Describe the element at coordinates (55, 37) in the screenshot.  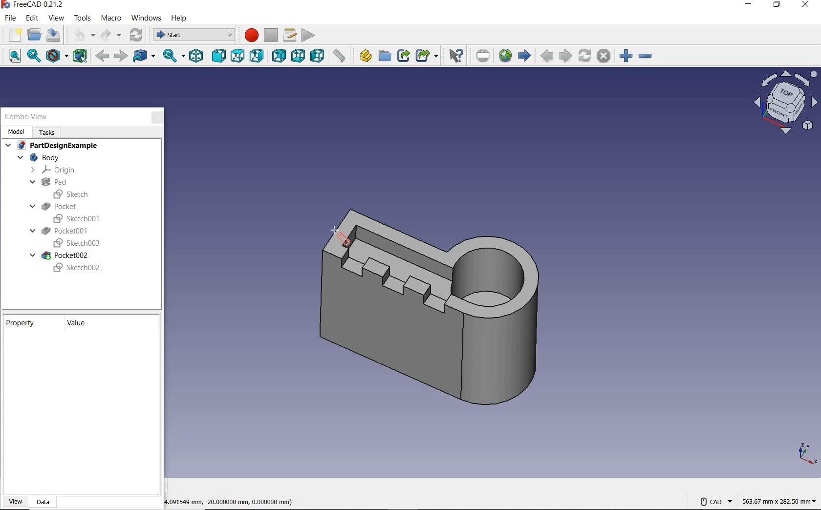
I see `save` at that location.